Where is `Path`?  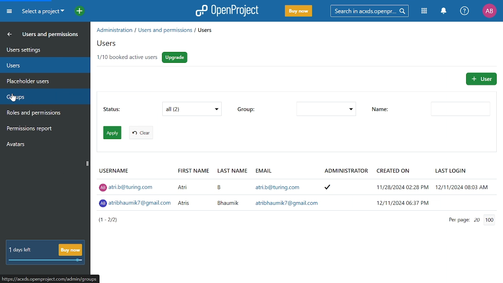
Path is located at coordinates (160, 31).